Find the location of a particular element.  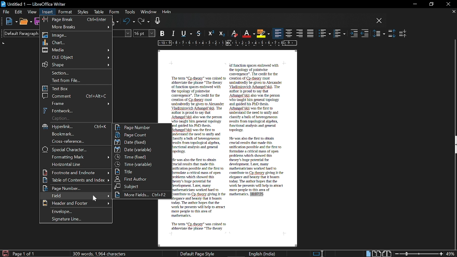

Insert is located at coordinates (48, 12).